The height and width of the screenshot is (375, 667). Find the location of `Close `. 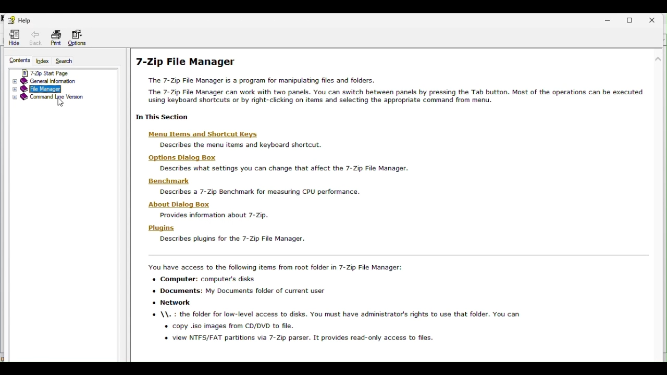

Close  is located at coordinates (656, 18).